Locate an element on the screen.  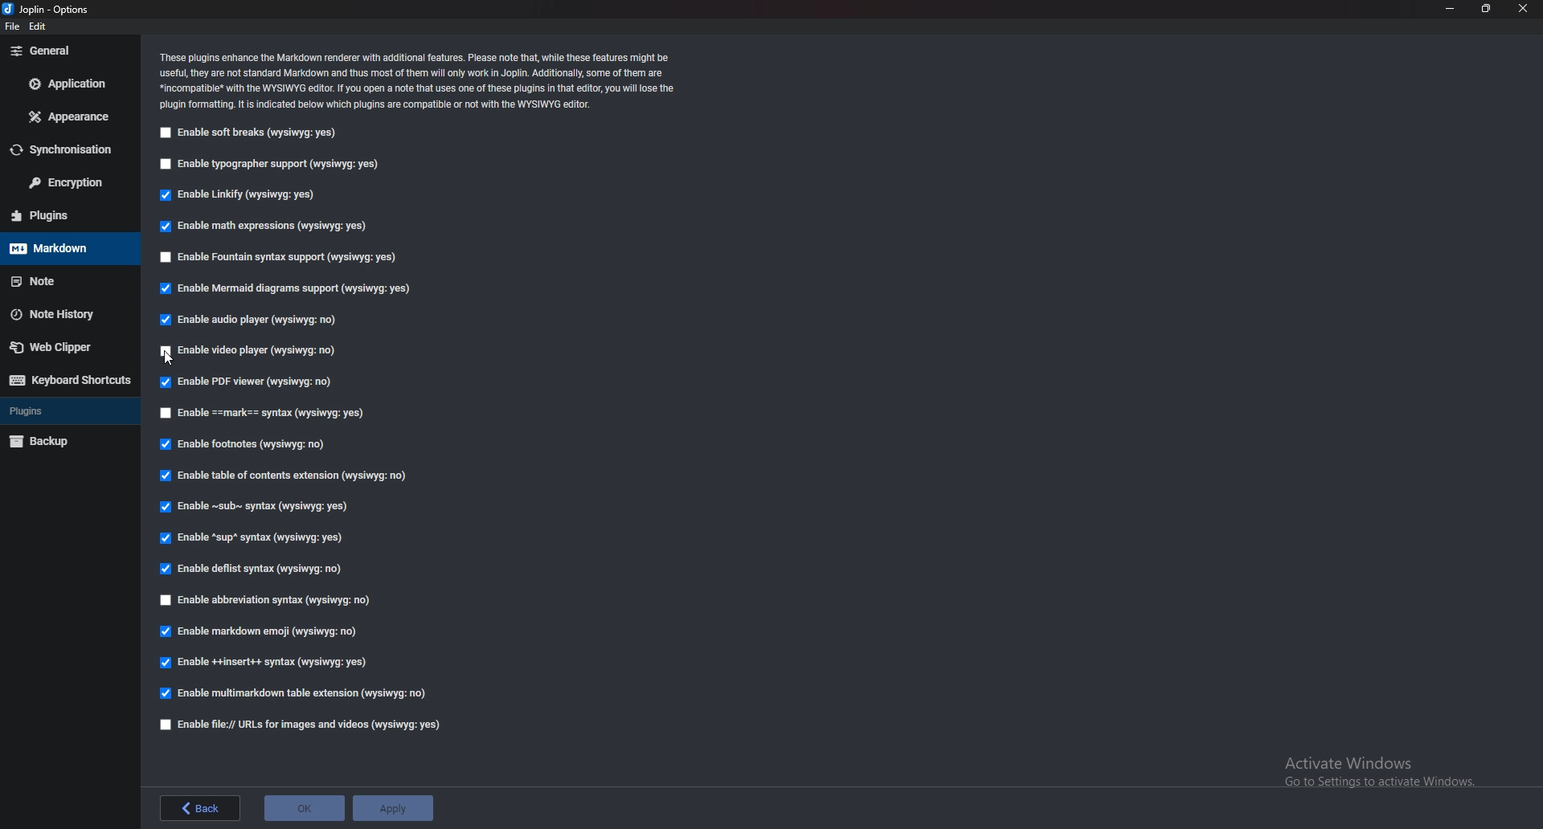
Plugins is located at coordinates (63, 412).